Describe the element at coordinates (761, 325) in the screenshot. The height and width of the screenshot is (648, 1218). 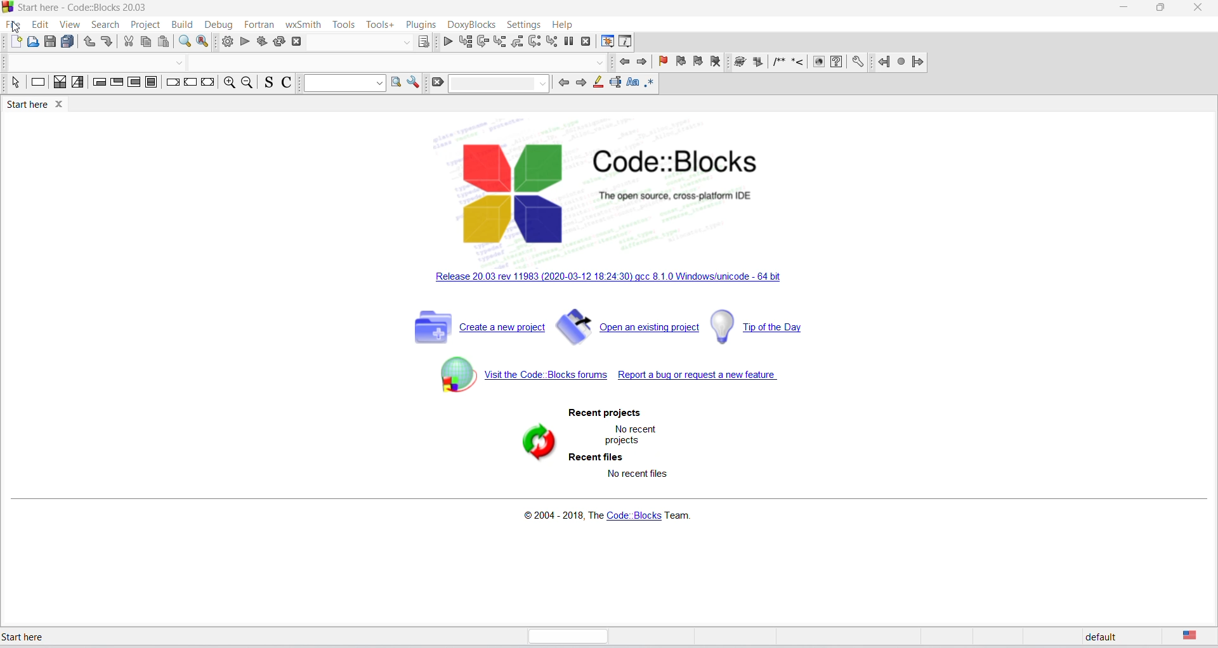
I see `tip of the day` at that location.